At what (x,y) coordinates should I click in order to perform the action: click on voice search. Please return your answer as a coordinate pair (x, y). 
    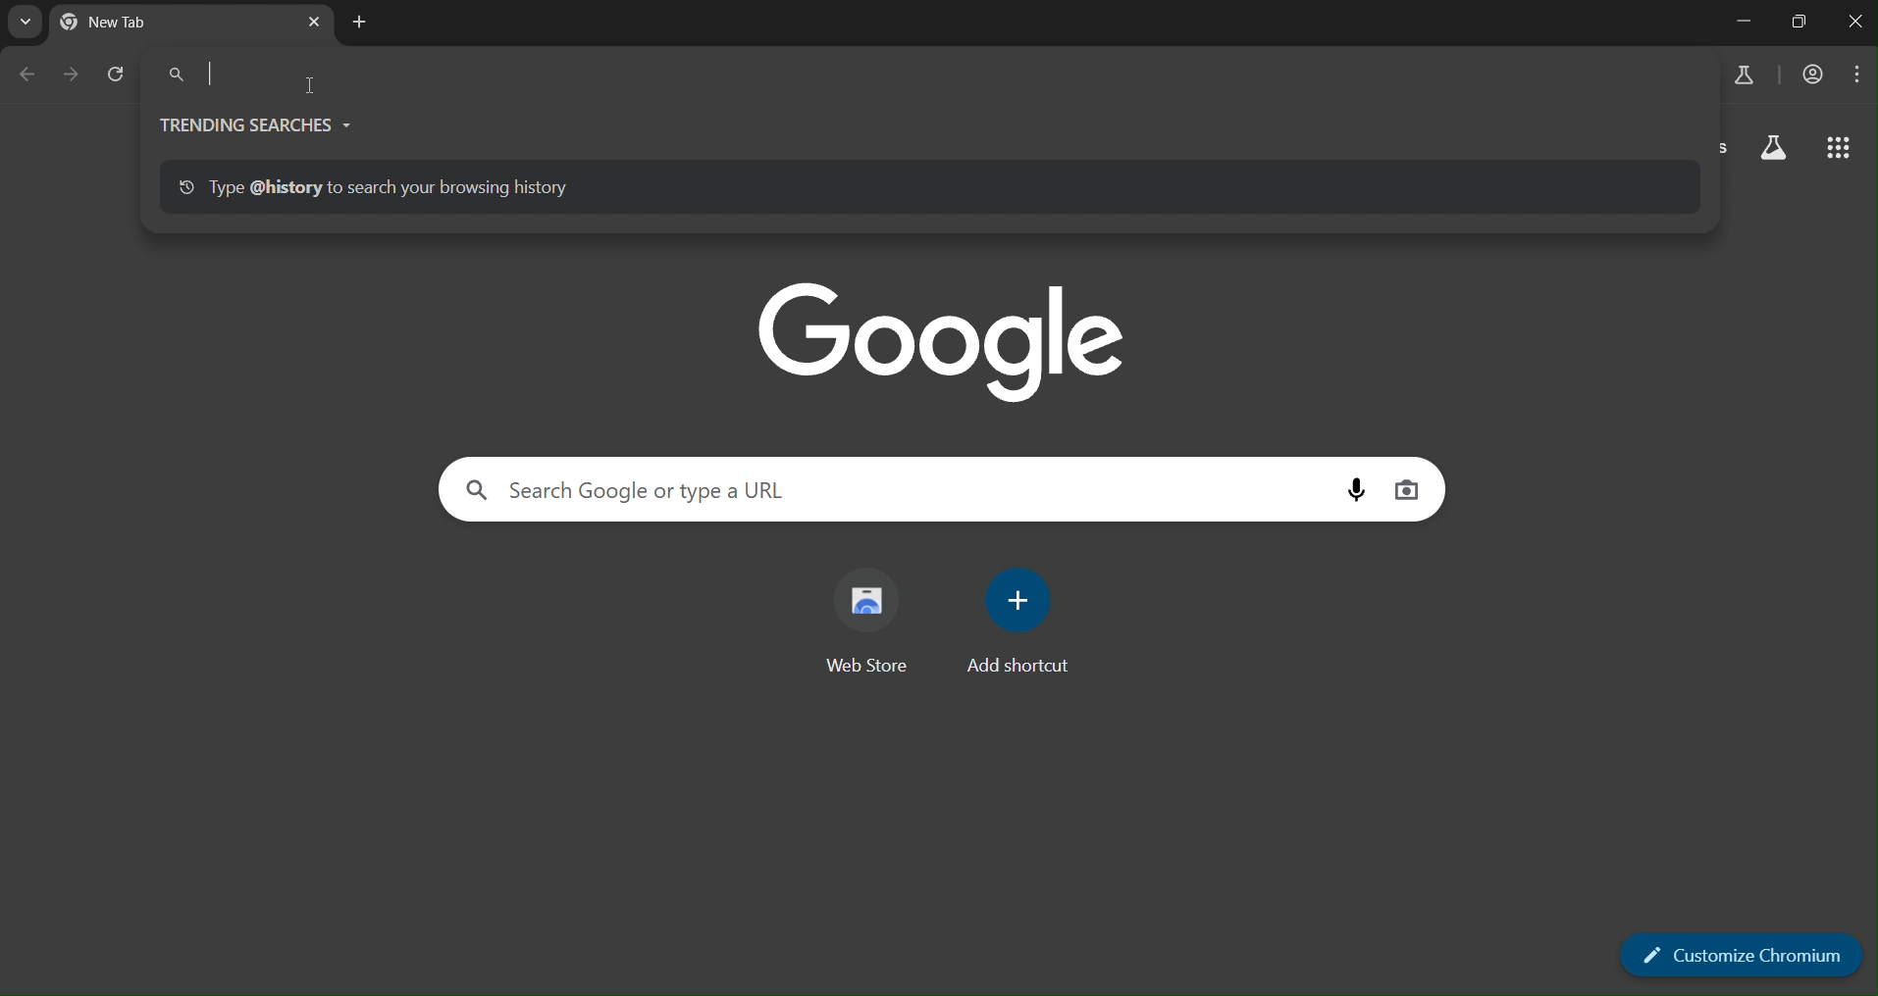
    Looking at the image, I should click on (1358, 489).